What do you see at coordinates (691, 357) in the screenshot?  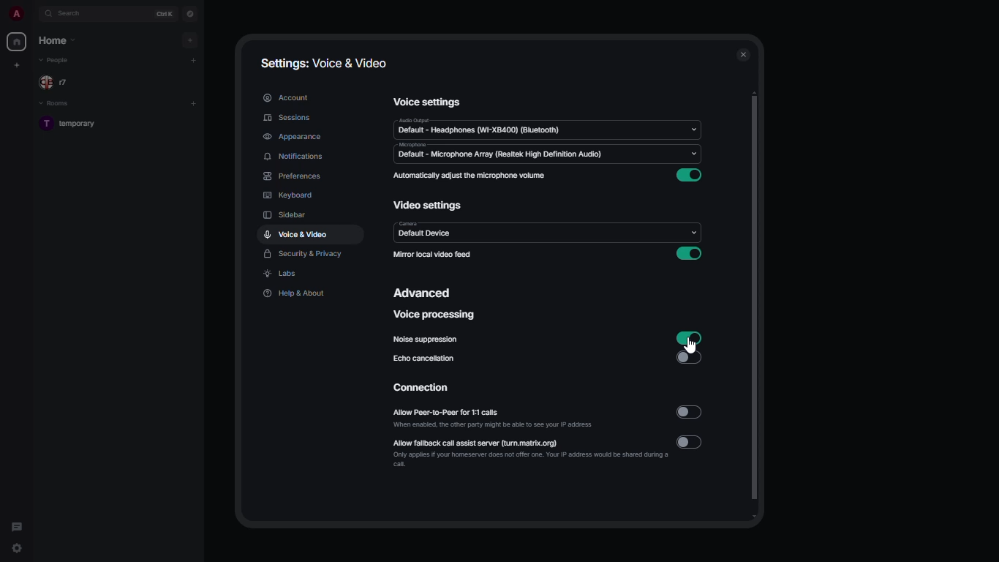 I see `disabled` at bounding box center [691, 357].